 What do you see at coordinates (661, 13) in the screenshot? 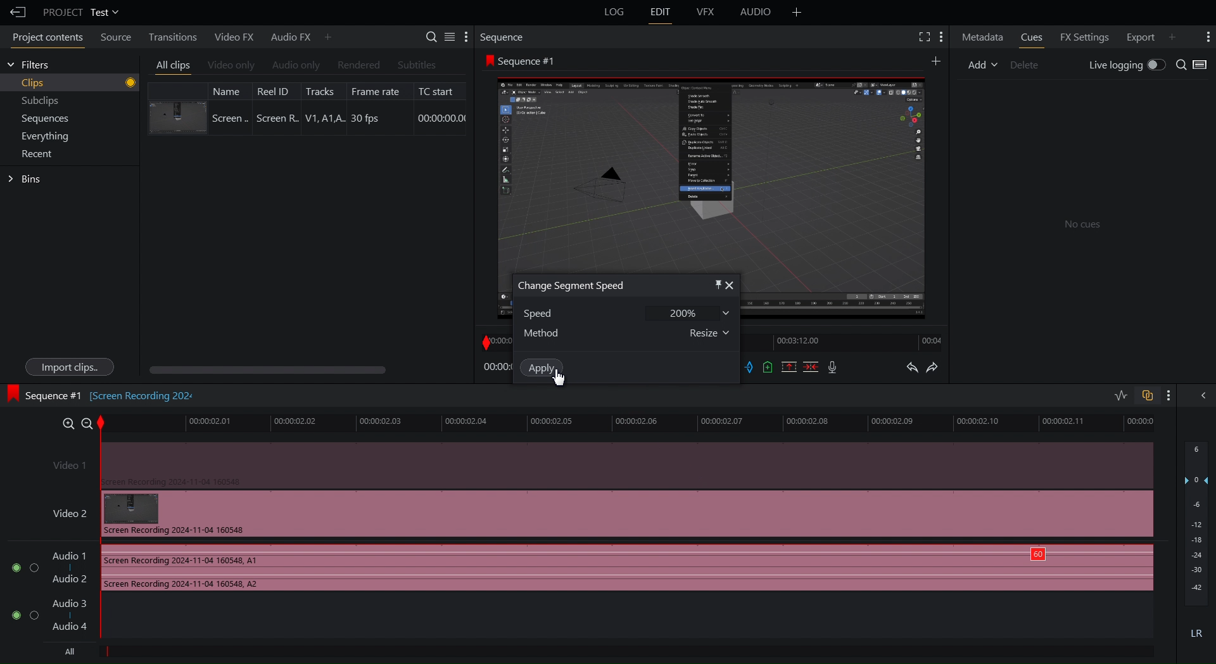
I see `Edit` at bounding box center [661, 13].